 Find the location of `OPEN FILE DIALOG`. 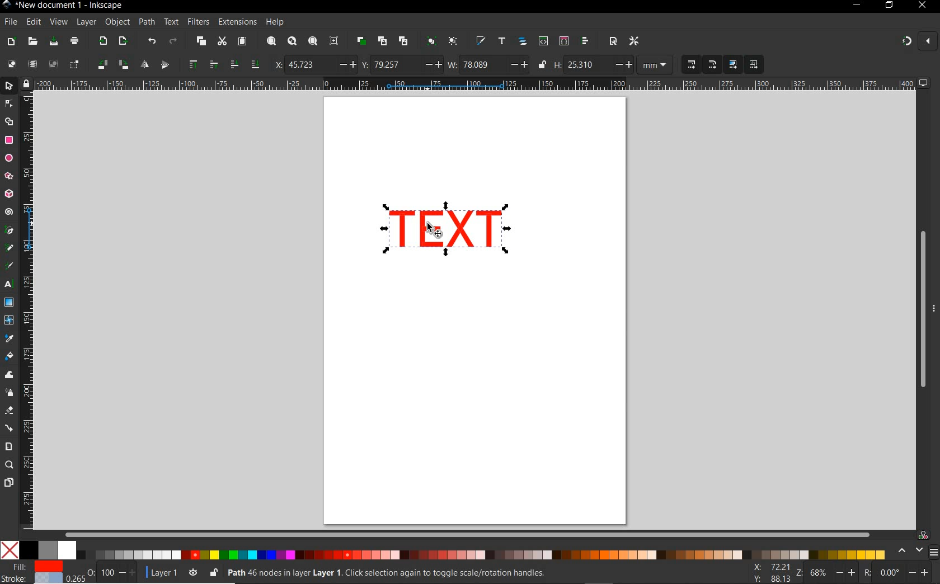

OPEN FILE DIALOG is located at coordinates (32, 42).